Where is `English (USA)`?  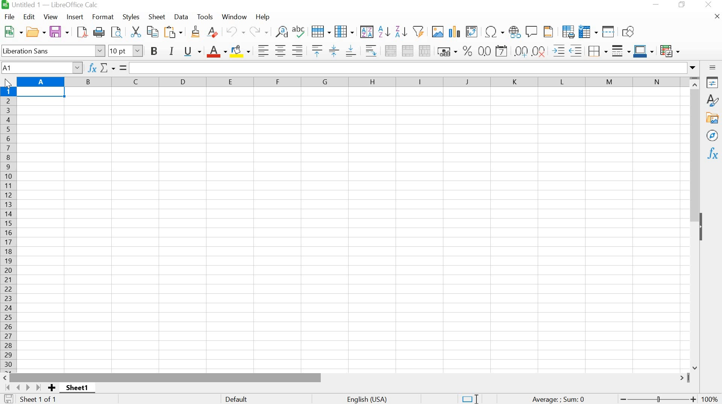 English (USA) is located at coordinates (365, 398).